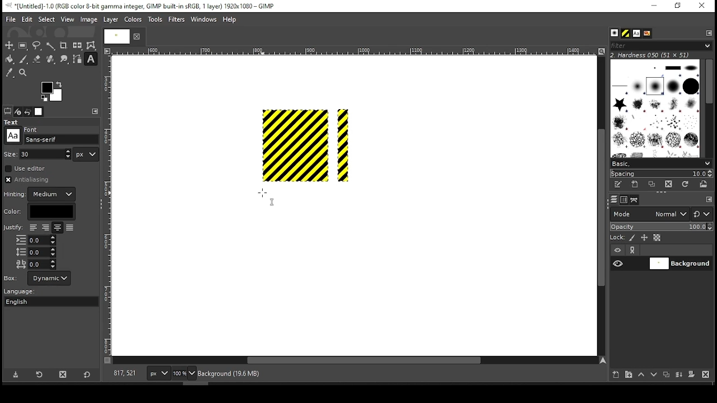  Describe the element at coordinates (96, 111) in the screenshot. I see `configure this tab` at that location.